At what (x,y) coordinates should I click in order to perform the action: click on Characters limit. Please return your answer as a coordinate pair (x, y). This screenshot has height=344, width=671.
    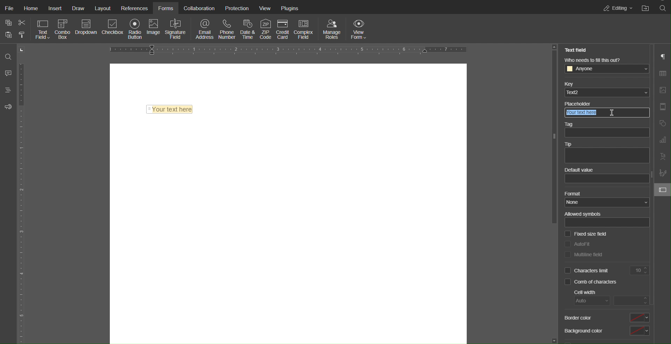
    Looking at the image, I should click on (588, 270).